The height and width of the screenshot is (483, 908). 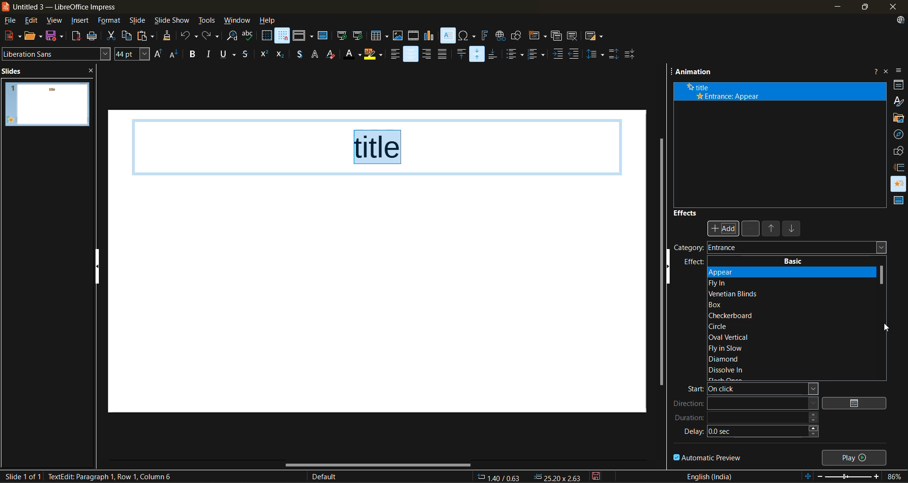 What do you see at coordinates (863, 9) in the screenshot?
I see `maximize` at bounding box center [863, 9].